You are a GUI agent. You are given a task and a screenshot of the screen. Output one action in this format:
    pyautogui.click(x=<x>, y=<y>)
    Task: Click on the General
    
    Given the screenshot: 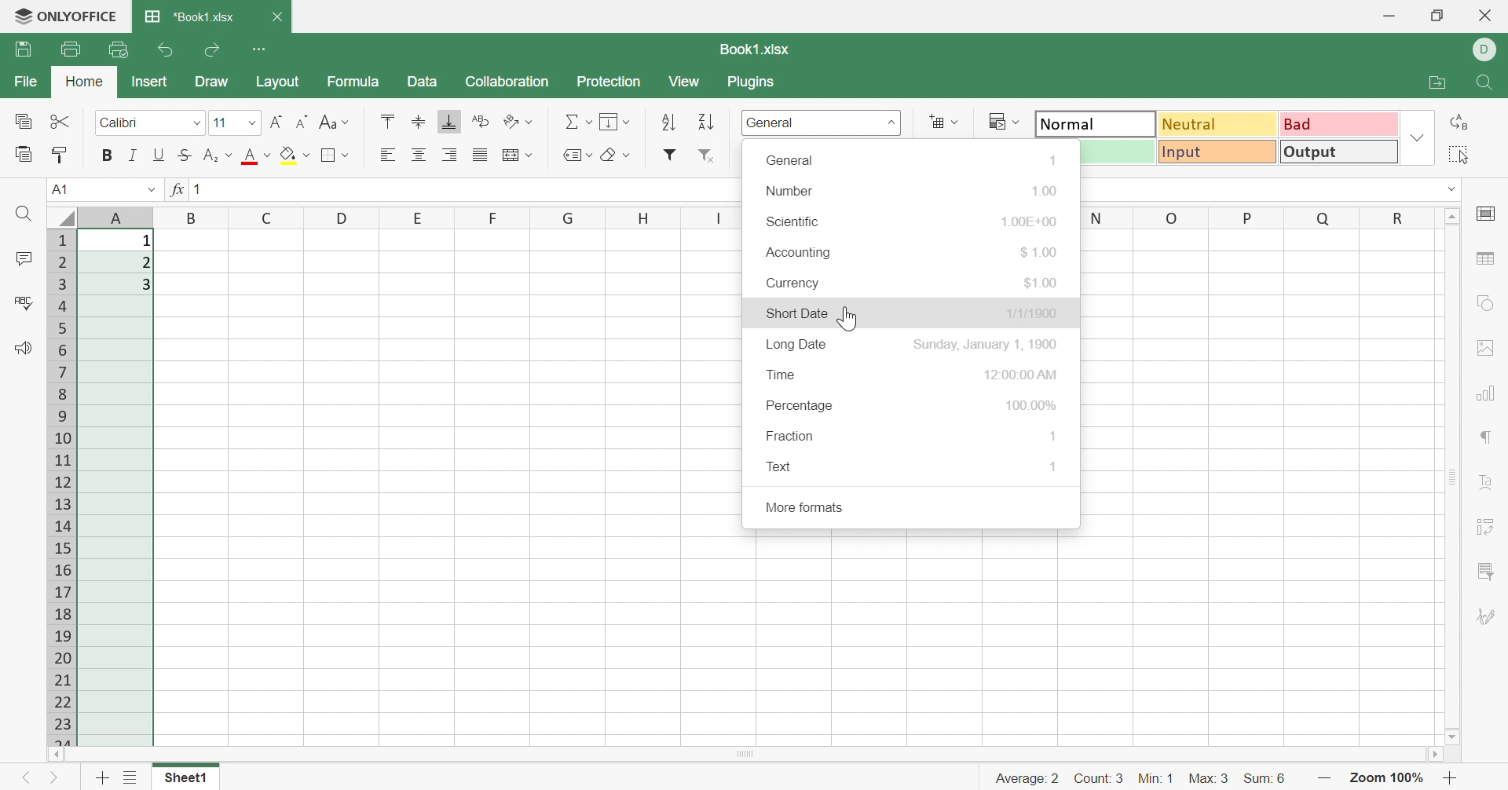 What is the action you would take?
    pyautogui.click(x=791, y=159)
    